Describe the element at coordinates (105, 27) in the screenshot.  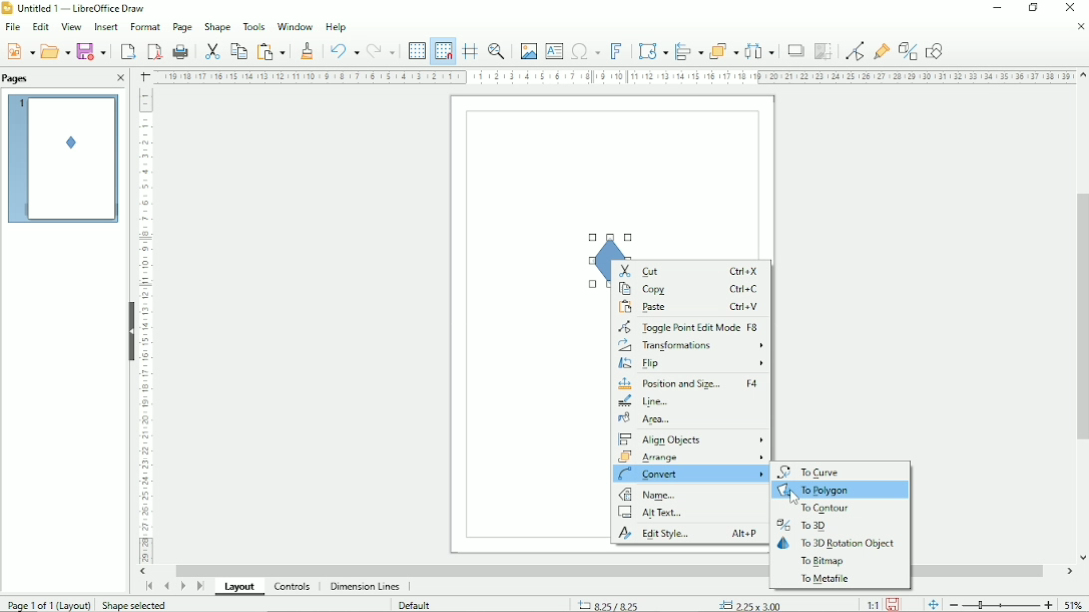
I see `Insert` at that location.